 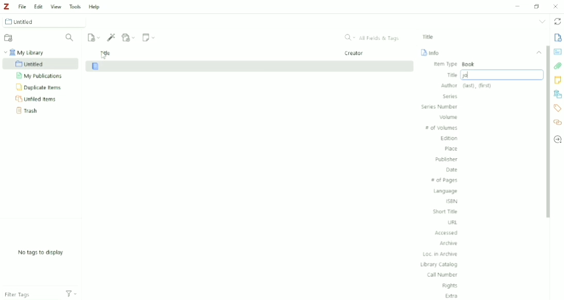 I want to click on Tags, so click(x=558, y=108).